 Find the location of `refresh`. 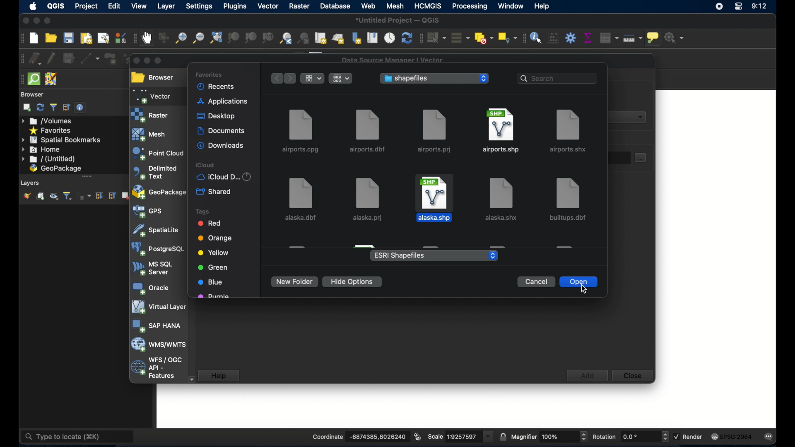

refresh is located at coordinates (40, 108).